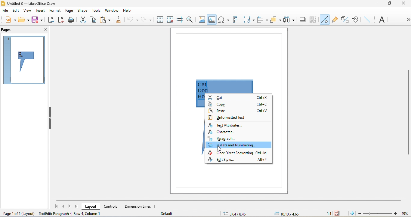 The width and height of the screenshot is (411, 217). Describe the element at coordinates (390, 4) in the screenshot. I see `maximize` at that location.